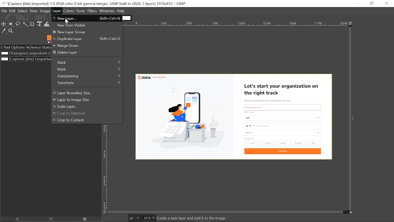  Describe the element at coordinates (83, 219) in the screenshot. I see `Delete image` at that location.